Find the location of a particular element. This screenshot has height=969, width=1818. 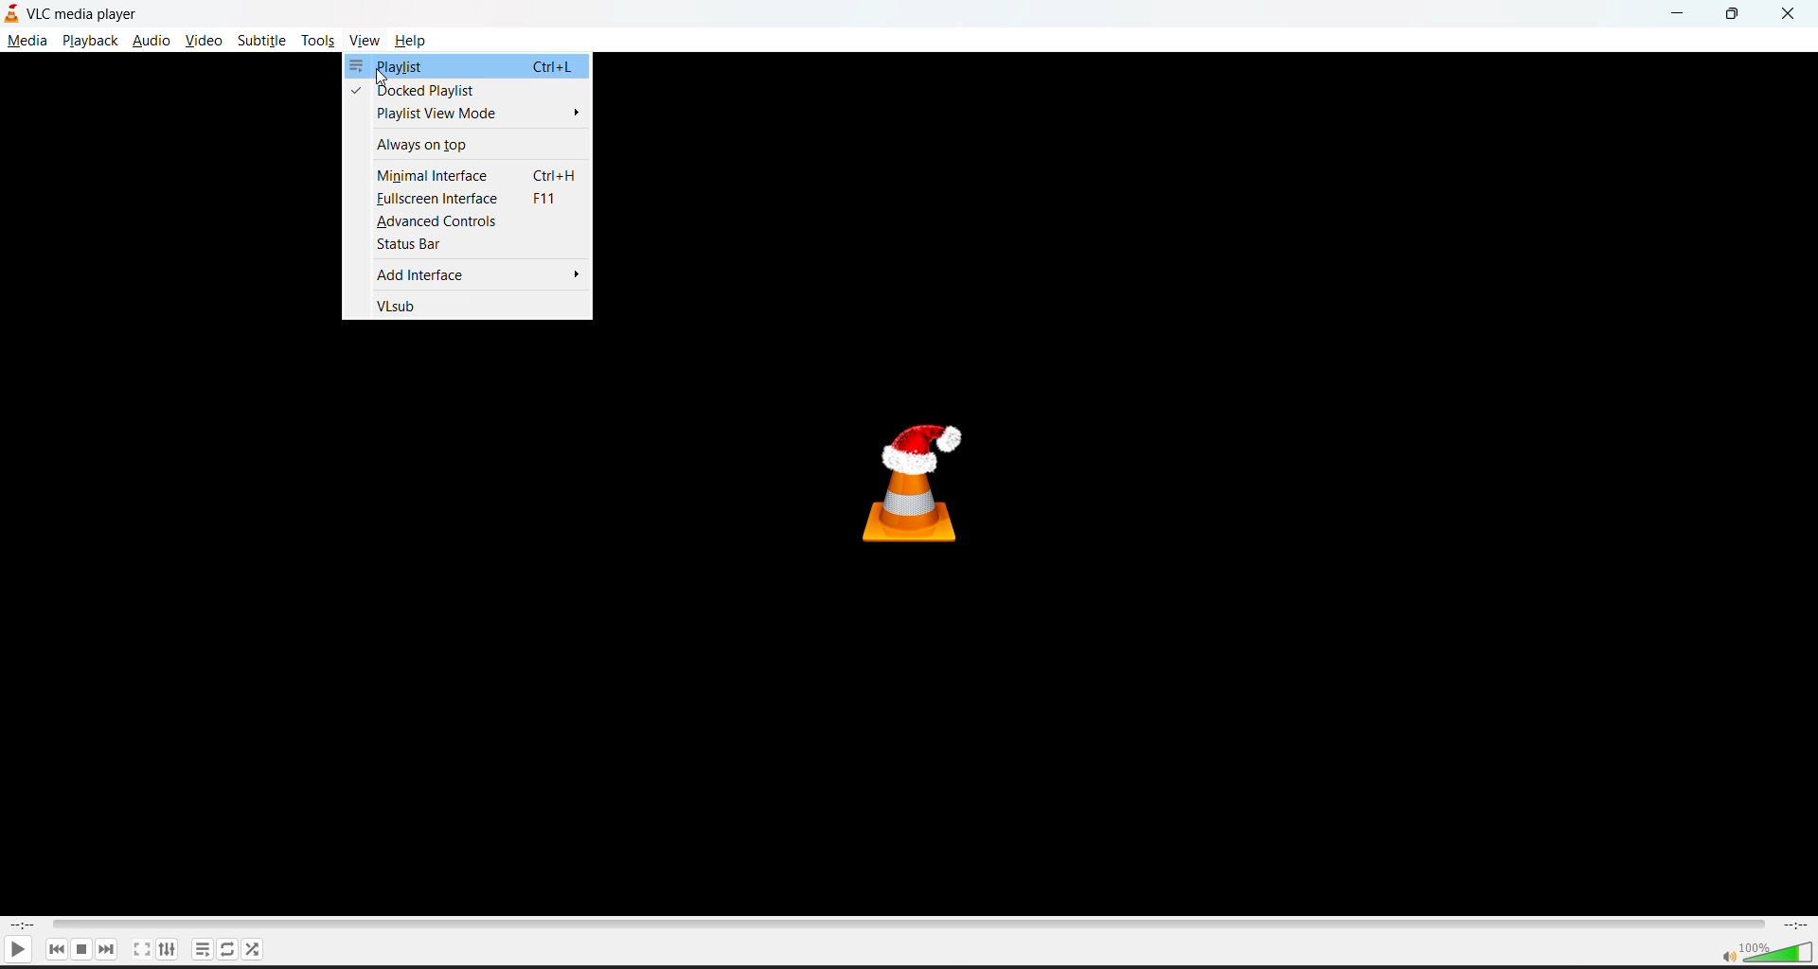

video is located at coordinates (203, 40).